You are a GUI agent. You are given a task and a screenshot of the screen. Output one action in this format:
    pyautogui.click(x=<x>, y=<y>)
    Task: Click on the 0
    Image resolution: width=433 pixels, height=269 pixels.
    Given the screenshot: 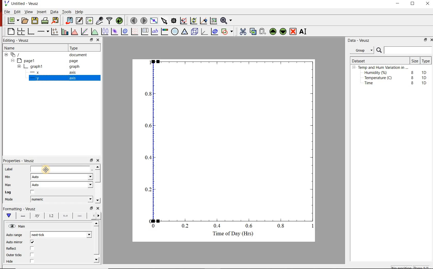 What is the action you would take?
    pyautogui.click(x=154, y=226)
    